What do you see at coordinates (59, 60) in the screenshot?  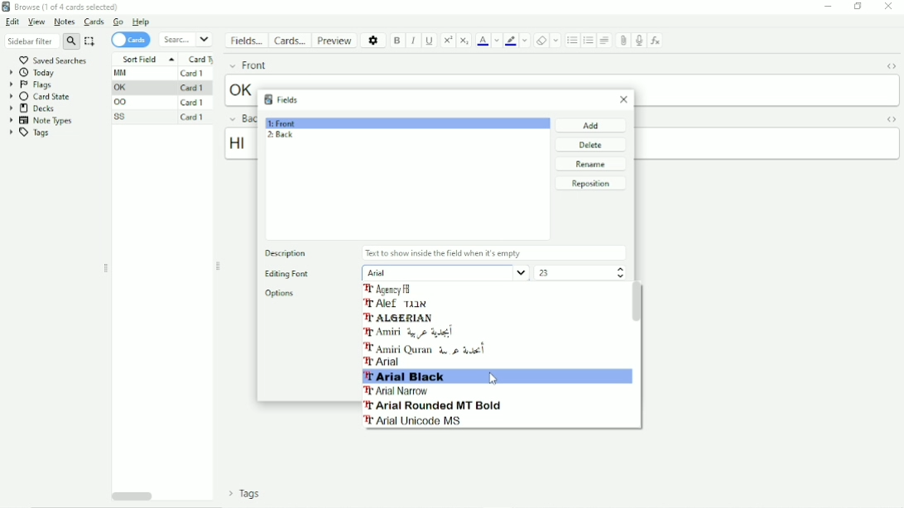 I see `Saved searches` at bounding box center [59, 60].